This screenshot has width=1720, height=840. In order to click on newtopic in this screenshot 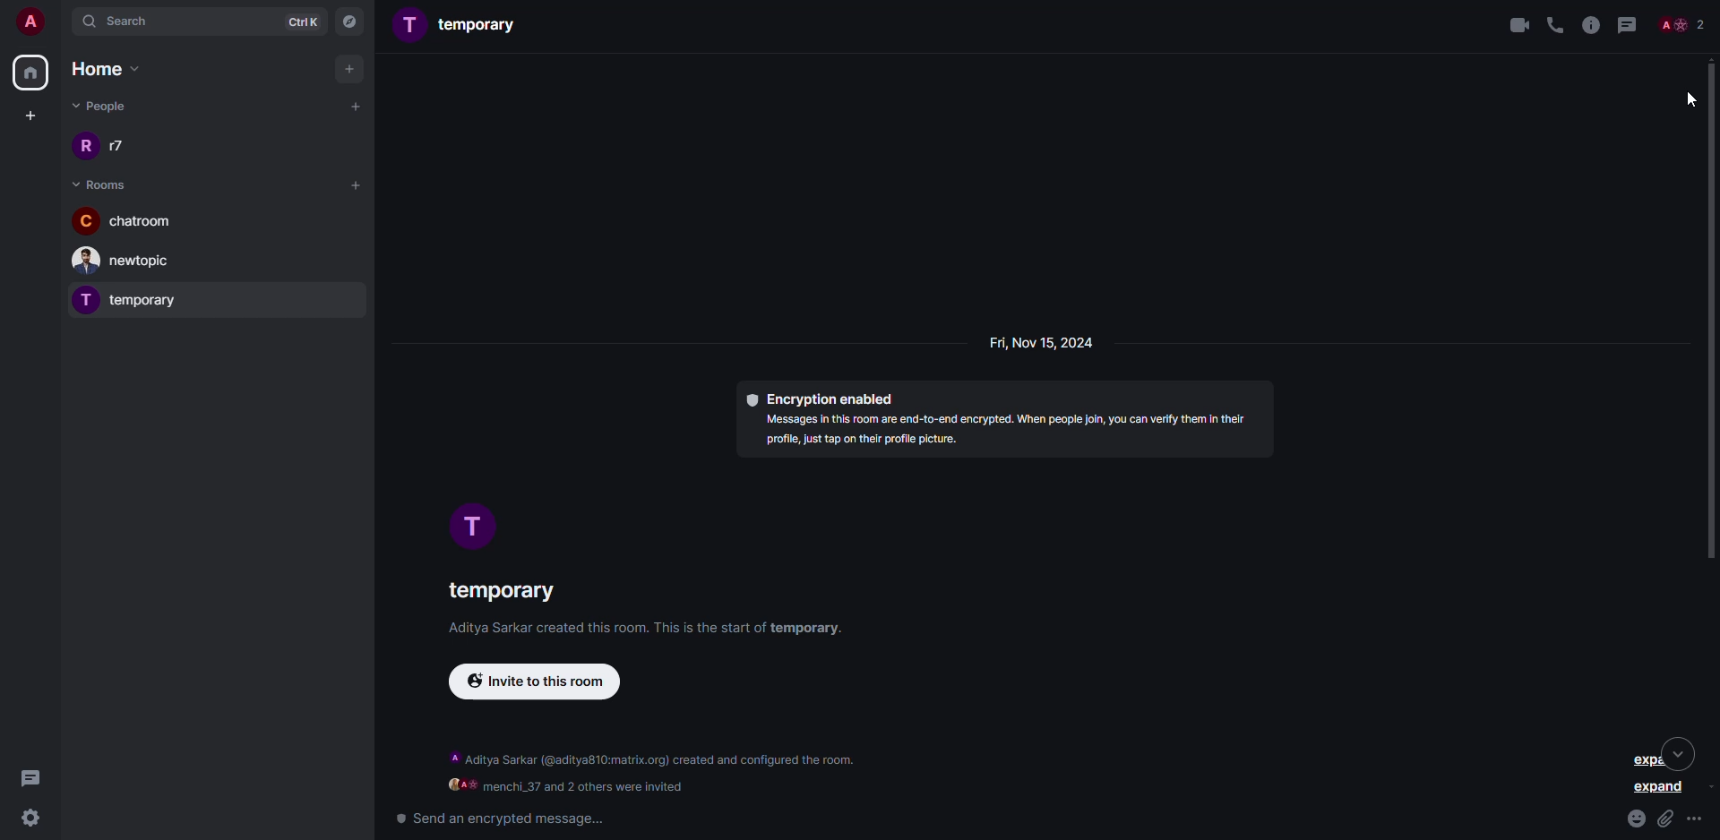, I will do `click(129, 261)`.